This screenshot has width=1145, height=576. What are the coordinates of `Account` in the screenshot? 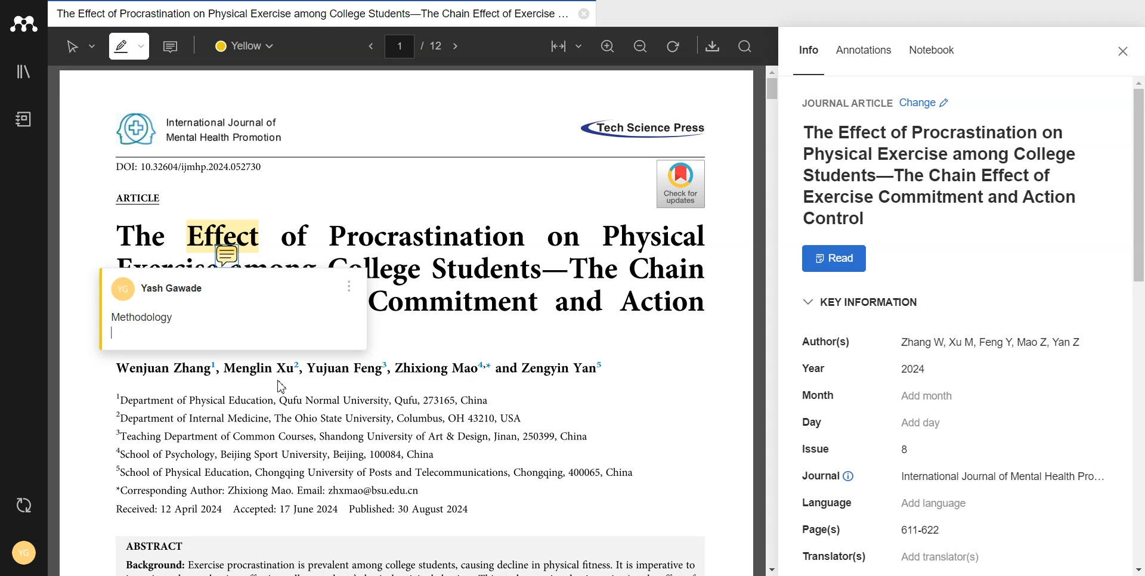 It's located at (162, 288).